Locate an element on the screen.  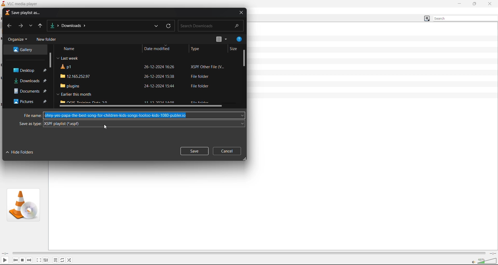
VLC Media player is located at coordinates (19, 3).